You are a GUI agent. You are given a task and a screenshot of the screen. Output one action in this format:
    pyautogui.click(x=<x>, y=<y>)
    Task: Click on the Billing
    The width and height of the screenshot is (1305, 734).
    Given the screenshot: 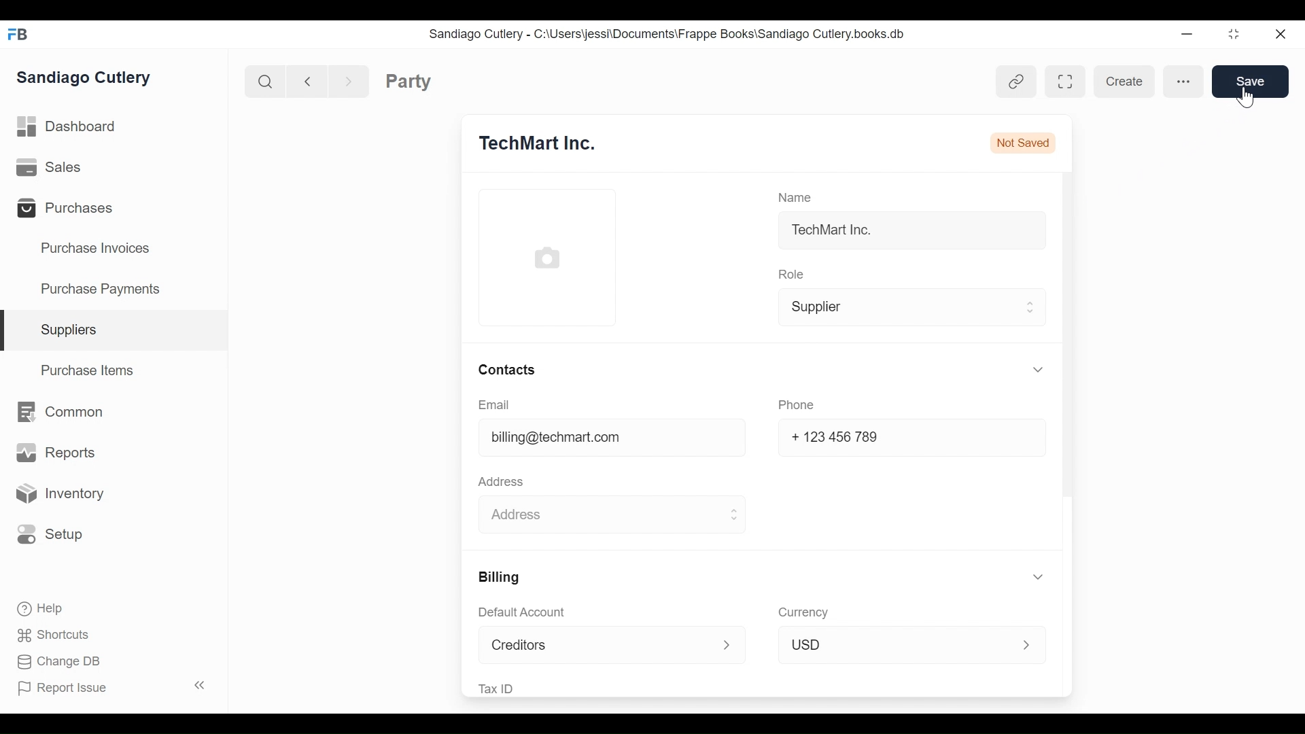 What is the action you would take?
    pyautogui.click(x=502, y=578)
    